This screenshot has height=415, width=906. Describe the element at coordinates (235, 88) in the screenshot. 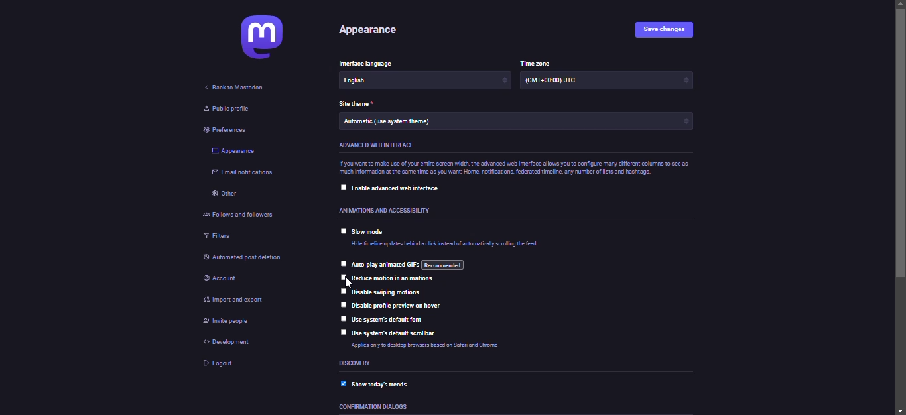

I see `back to mastodon` at that location.